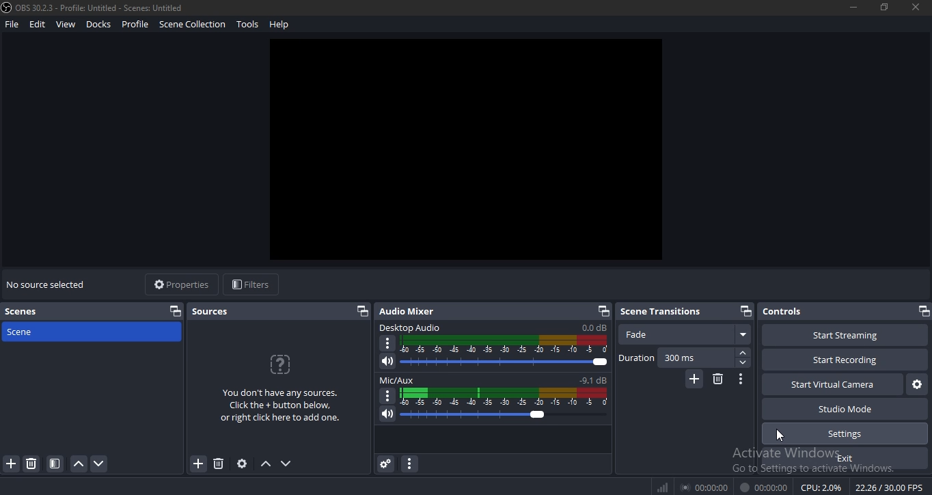 This screenshot has height=495, width=932. What do you see at coordinates (388, 344) in the screenshot?
I see `` at bounding box center [388, 344].